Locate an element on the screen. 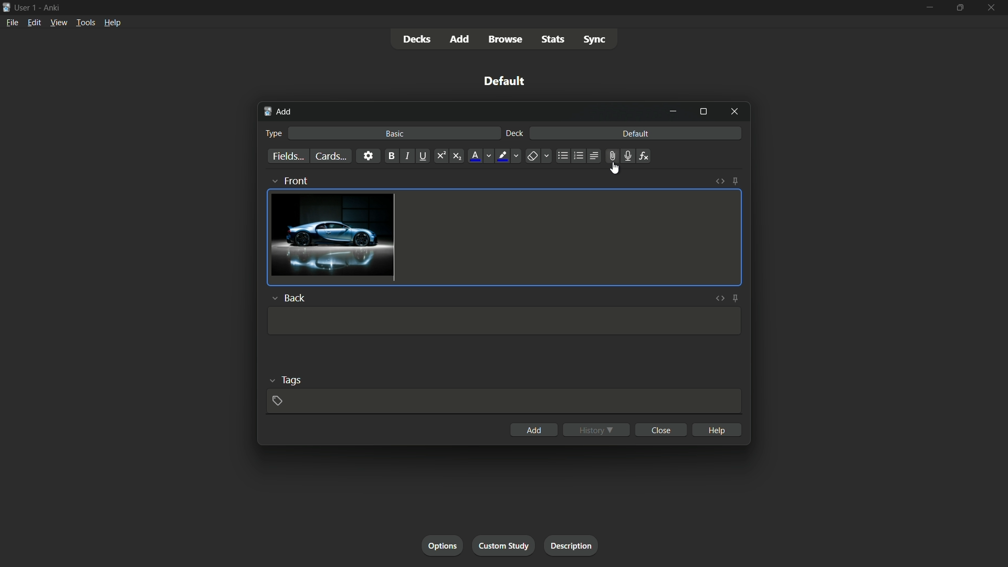 This screenshot has width=1008, height=567. toggle sticky is located at coordinates (736, 298).